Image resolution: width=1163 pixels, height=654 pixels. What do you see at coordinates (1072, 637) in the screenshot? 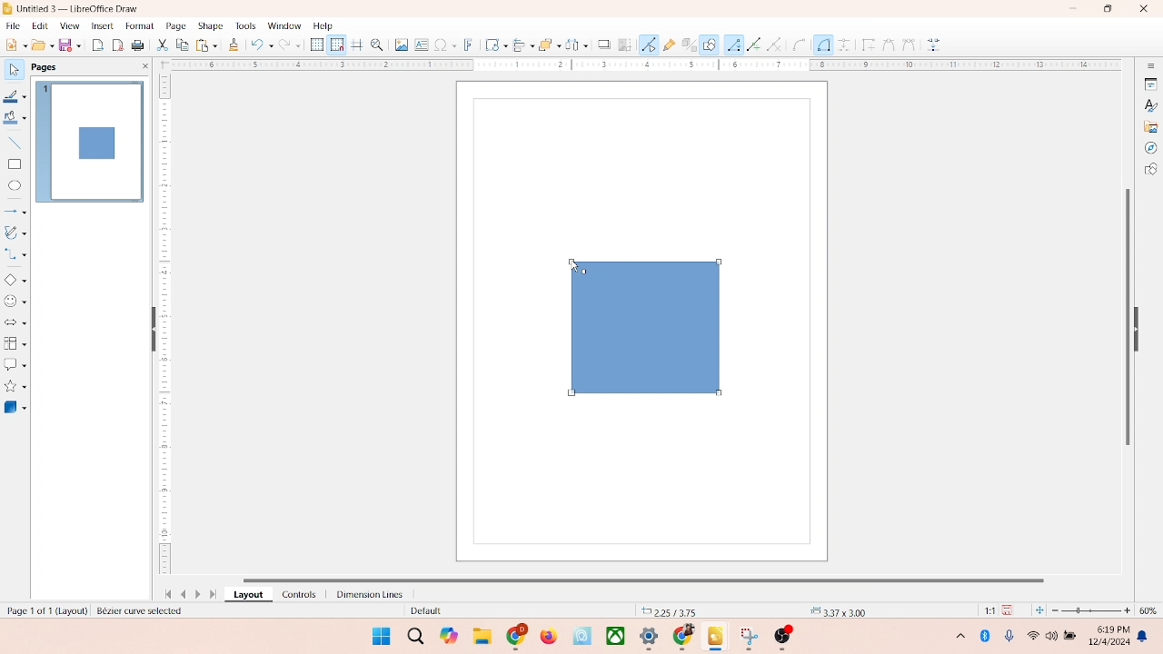
I see `battery` at bounding box center [1072, 637].